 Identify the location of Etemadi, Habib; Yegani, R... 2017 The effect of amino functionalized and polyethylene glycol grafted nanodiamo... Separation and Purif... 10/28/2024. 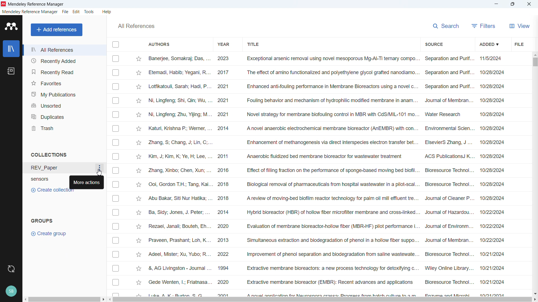
(327, 72).